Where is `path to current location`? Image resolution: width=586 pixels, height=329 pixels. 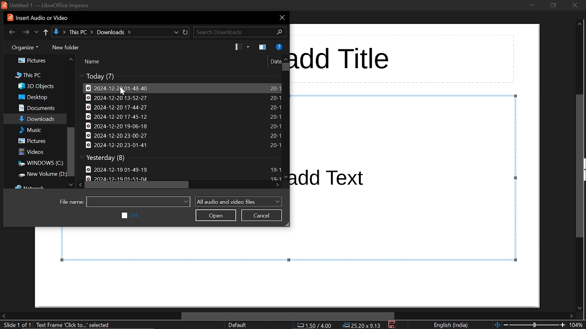 path to current location is located at coordinates (115, 32).